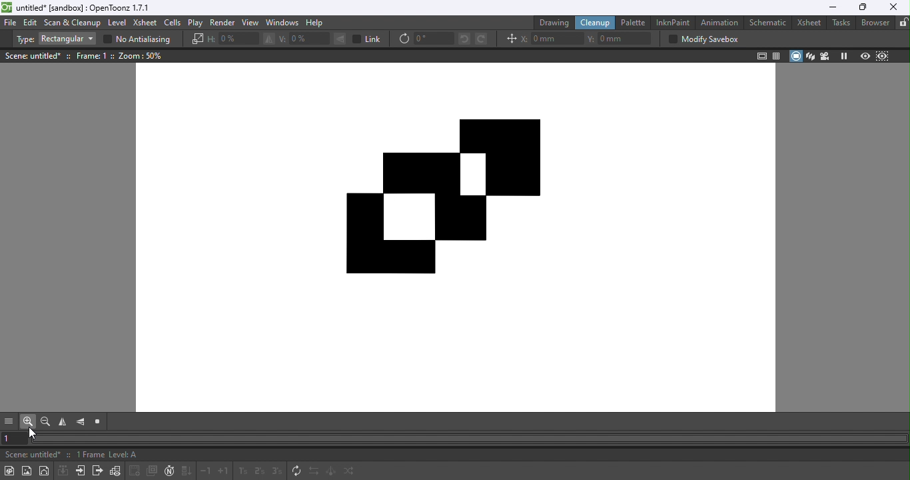 The image size is (910, 480). What do you see at coordinates (117, 23) in the screenshot?
I see `Level` at bounding box center [117, 23].